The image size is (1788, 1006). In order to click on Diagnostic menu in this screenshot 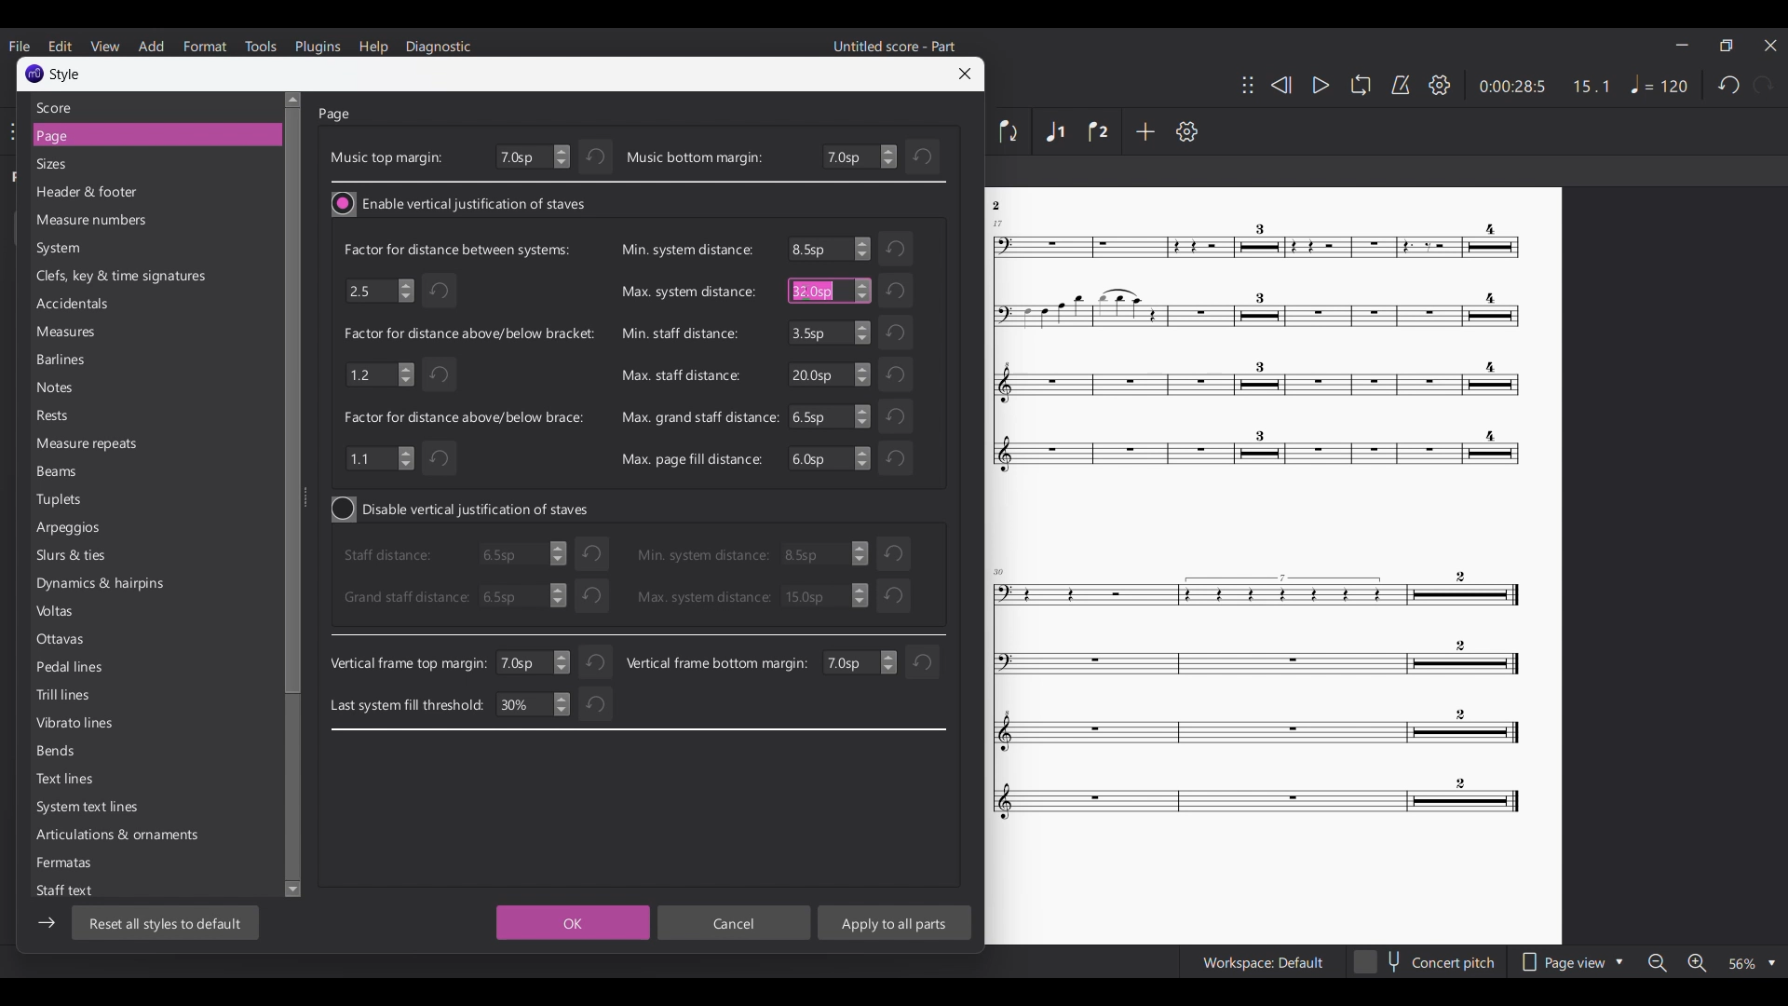, I will do `click(439, 48)`.